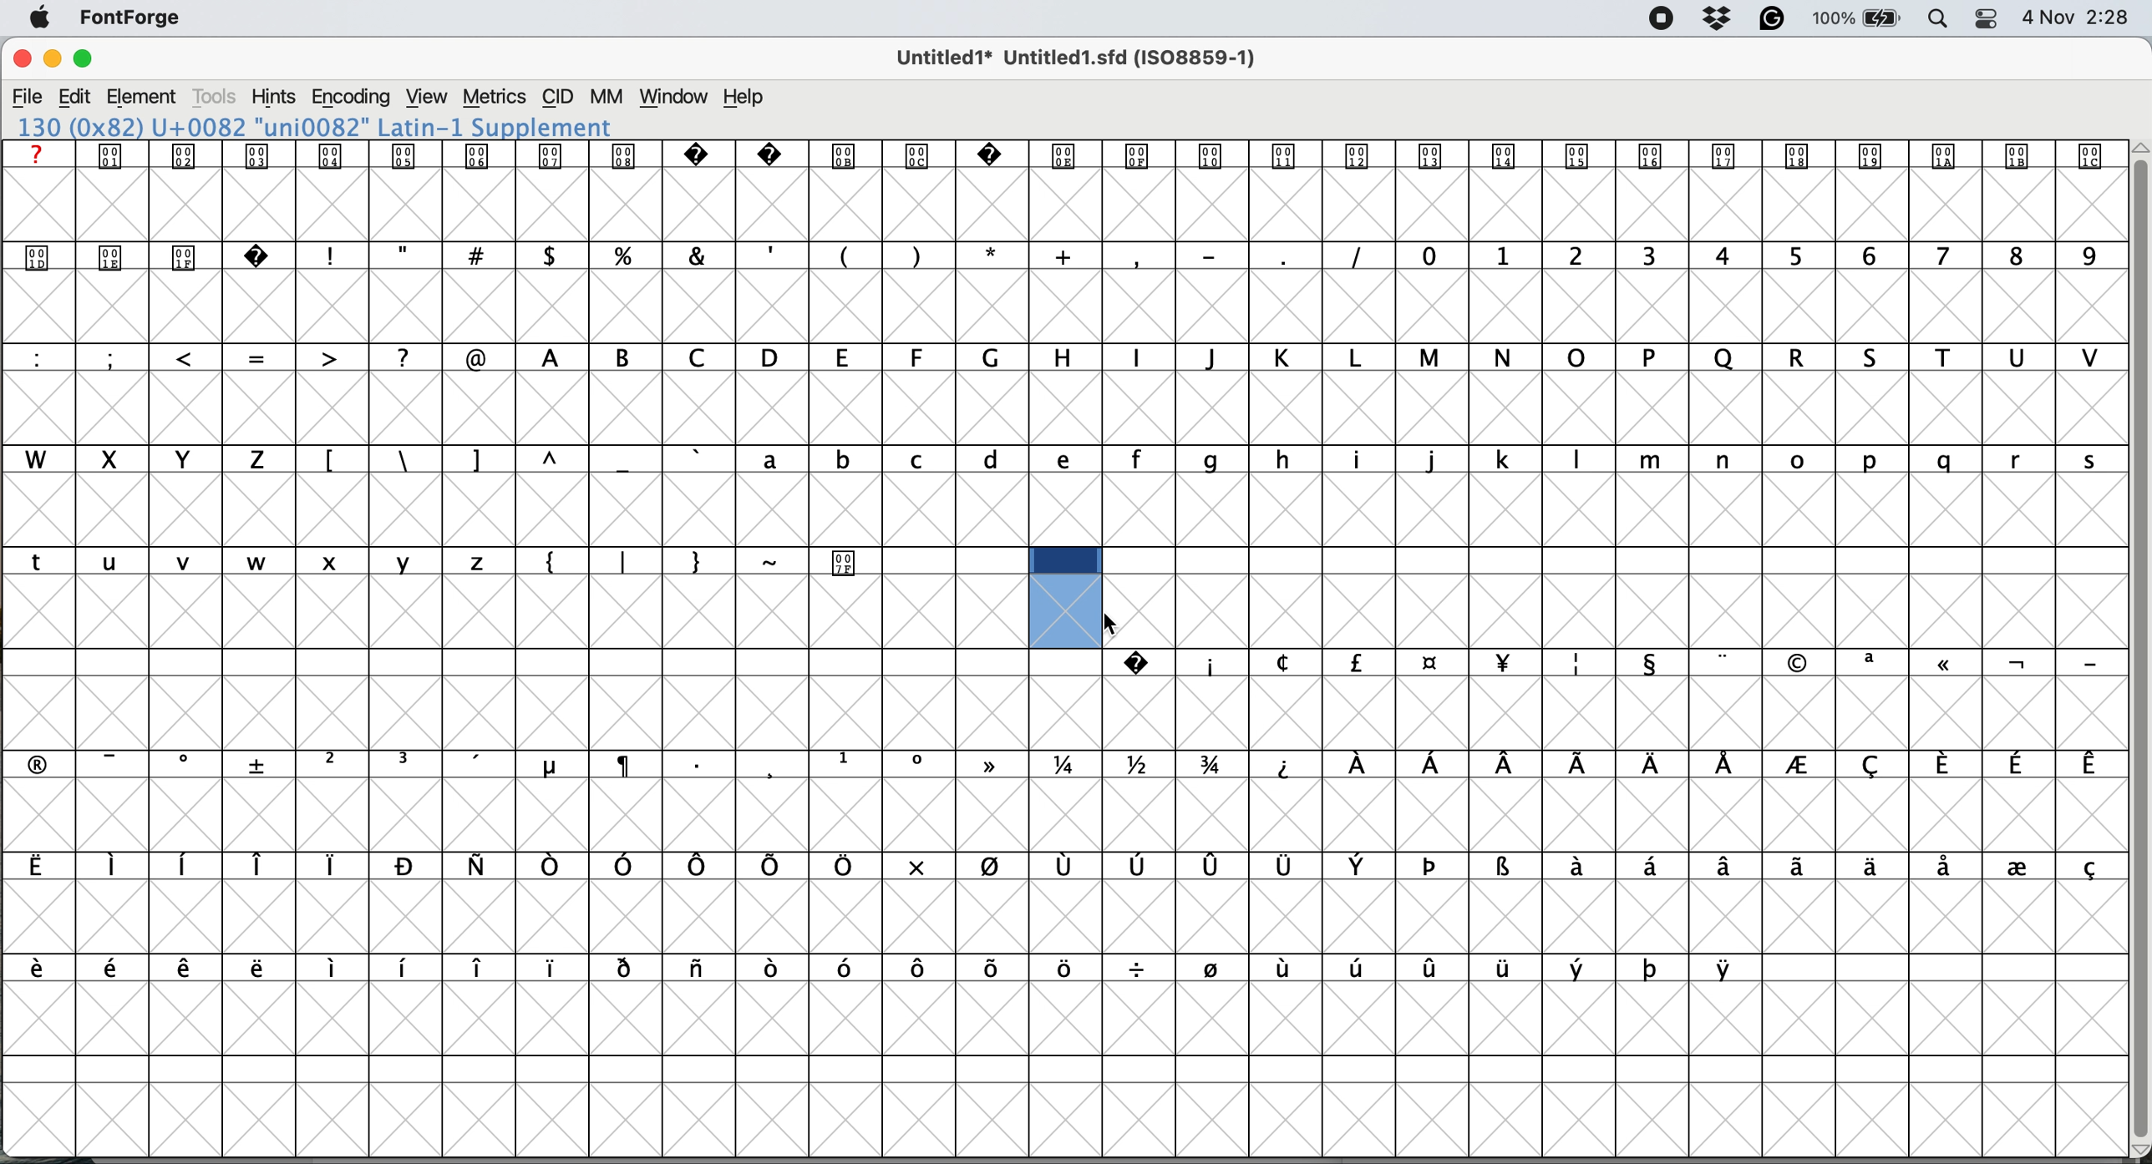 The width and height of the screenshot is (2152, 1164). I want to click on vertical scroll bar, so click(2137, 642).